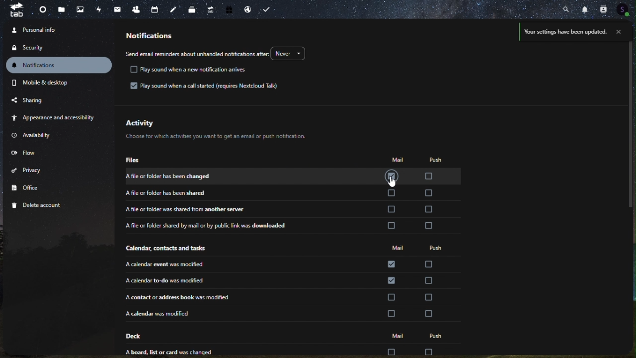 This screenshot has height=358, width=636. What do you see at coordinates (429, 314) in the screenshot?
I see `check box` at bounding box center [429, 314].